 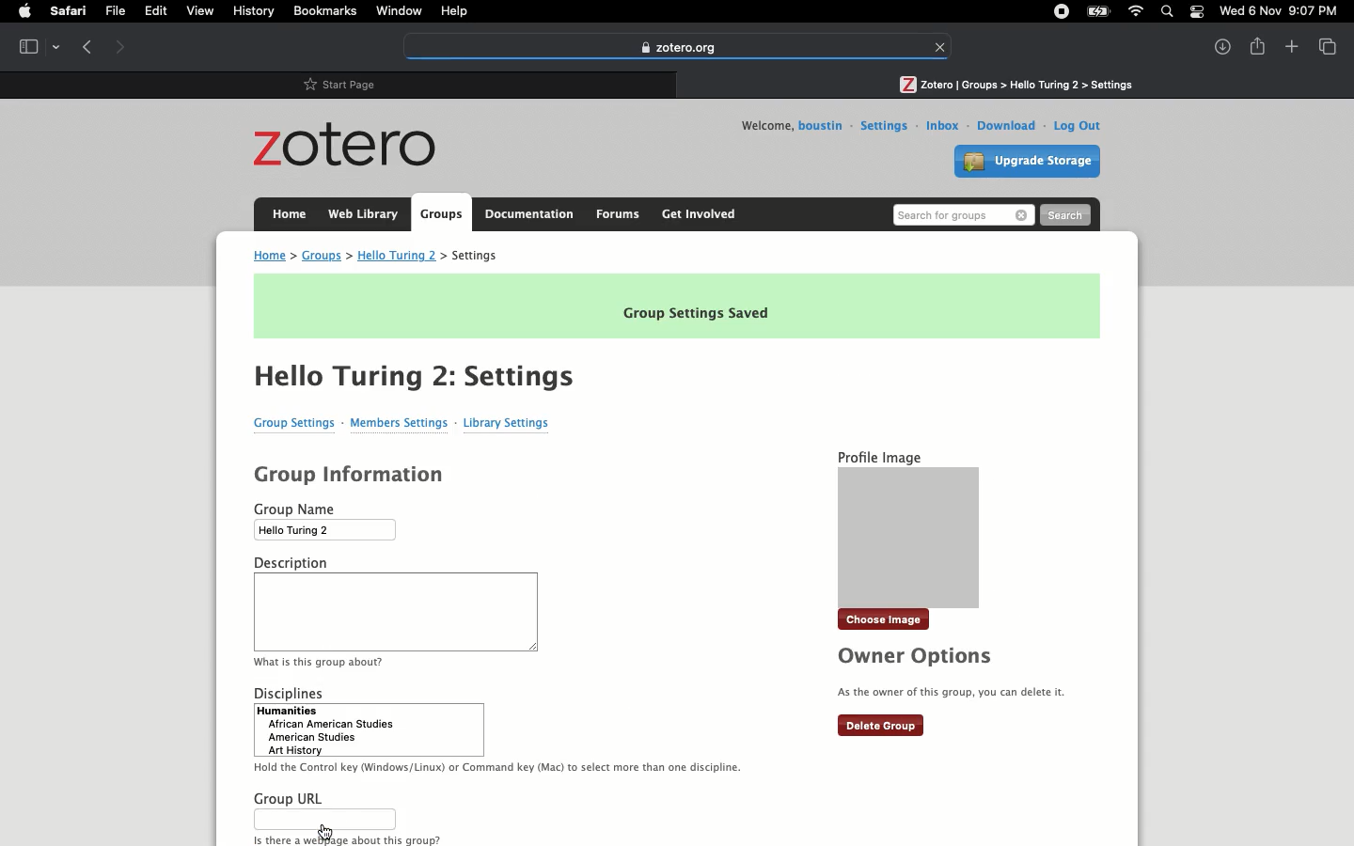 I want to click on Inbox, so click(x=943, y=124).